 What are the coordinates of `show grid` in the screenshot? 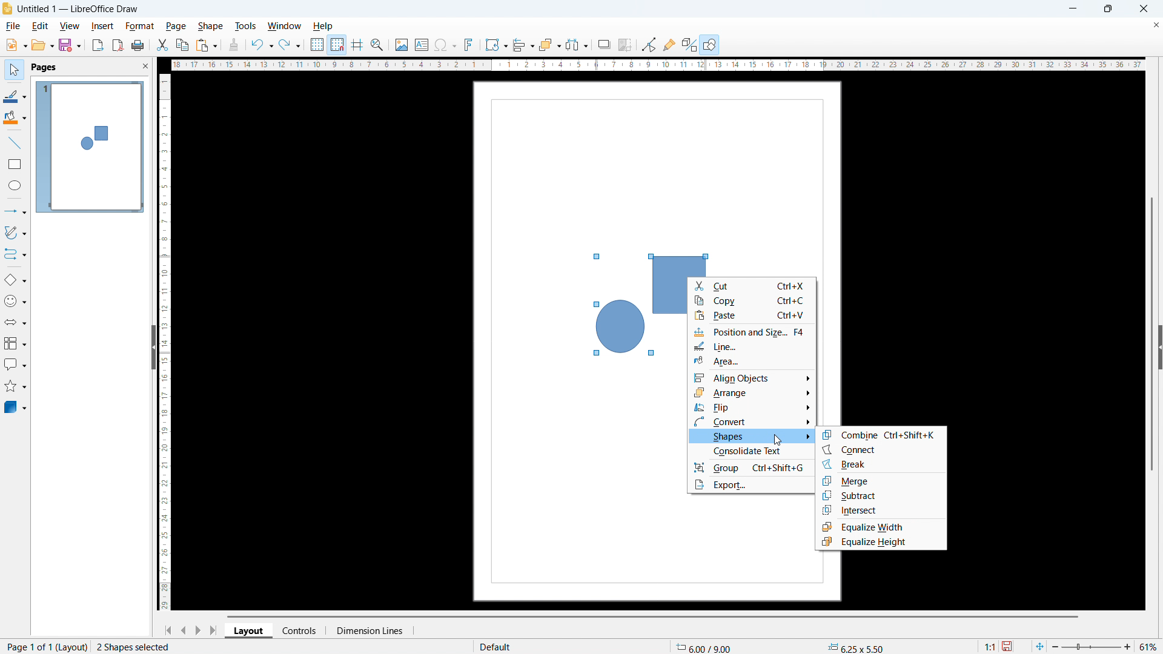 It's located at (317, 45).